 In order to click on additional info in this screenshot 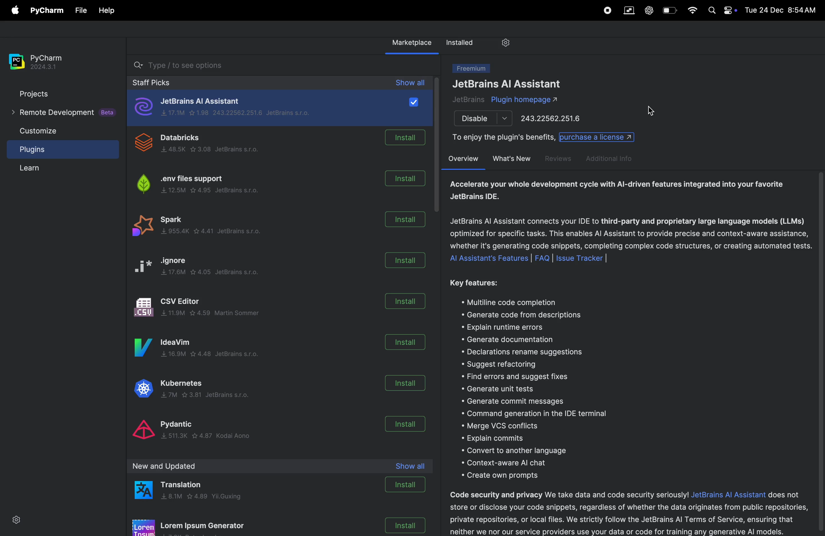, I will do `click(613, 157)`.